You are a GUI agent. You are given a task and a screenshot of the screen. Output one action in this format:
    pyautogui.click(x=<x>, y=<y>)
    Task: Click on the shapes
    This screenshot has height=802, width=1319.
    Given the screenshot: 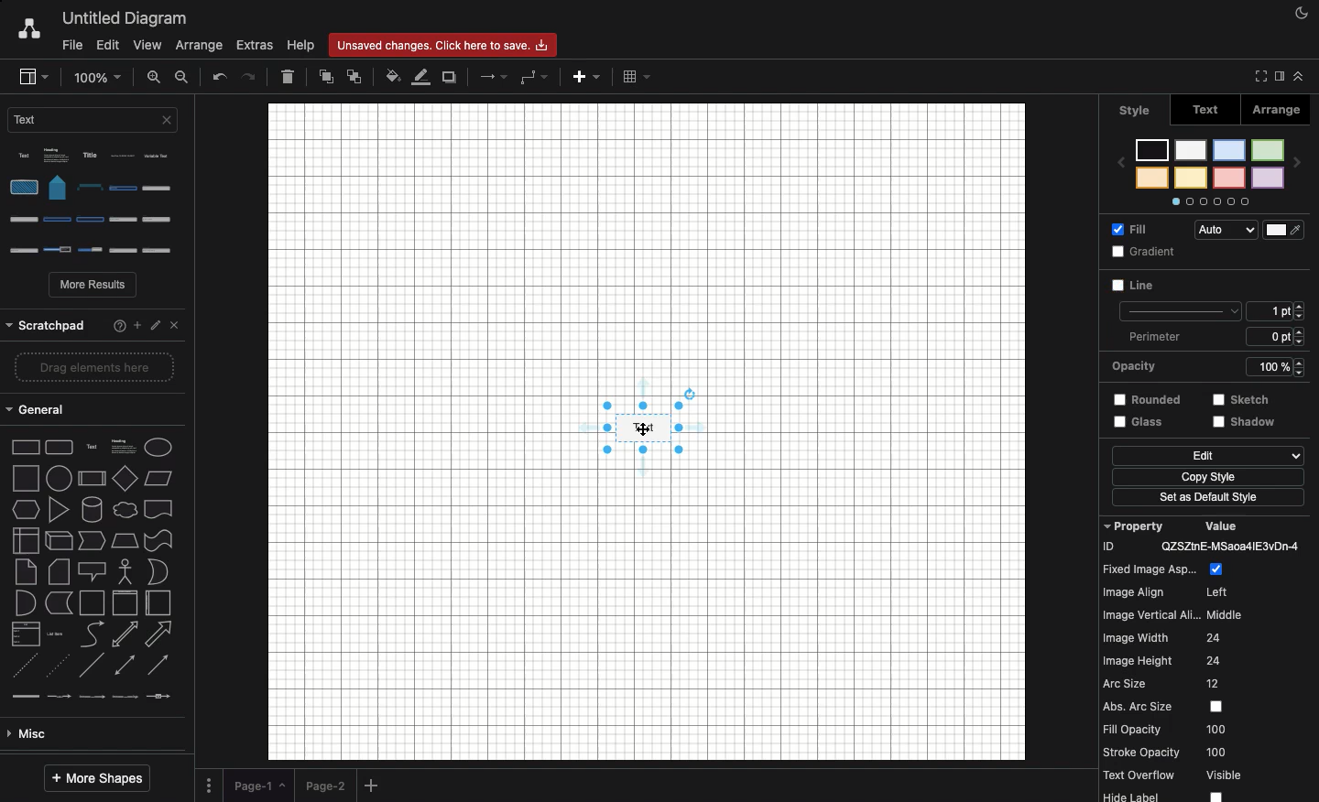 What is the action you would take?
    pyautogui.click(x=98, y=442)
    